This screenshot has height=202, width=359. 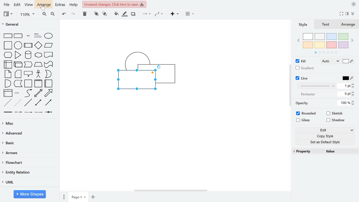 I want to click on view, so click(x=29, y=5).